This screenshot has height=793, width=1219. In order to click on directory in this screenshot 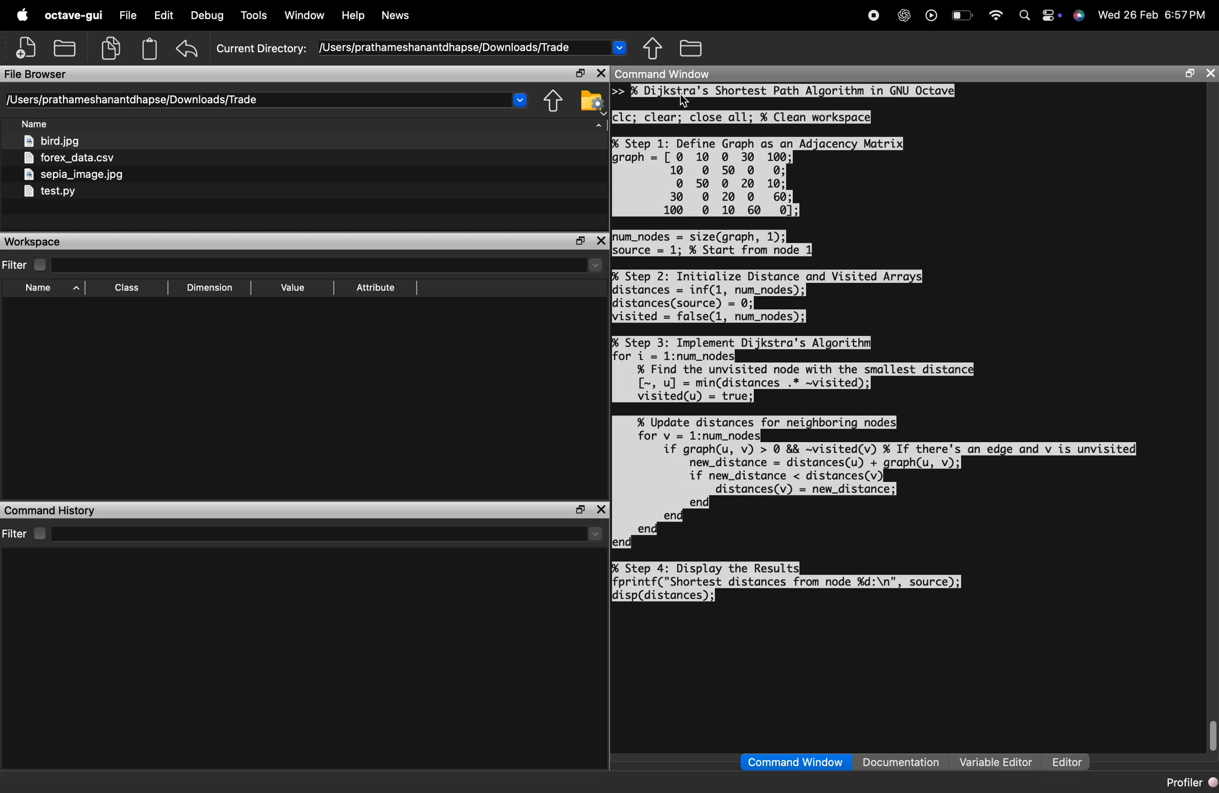, I will do `click(267, 100)`.